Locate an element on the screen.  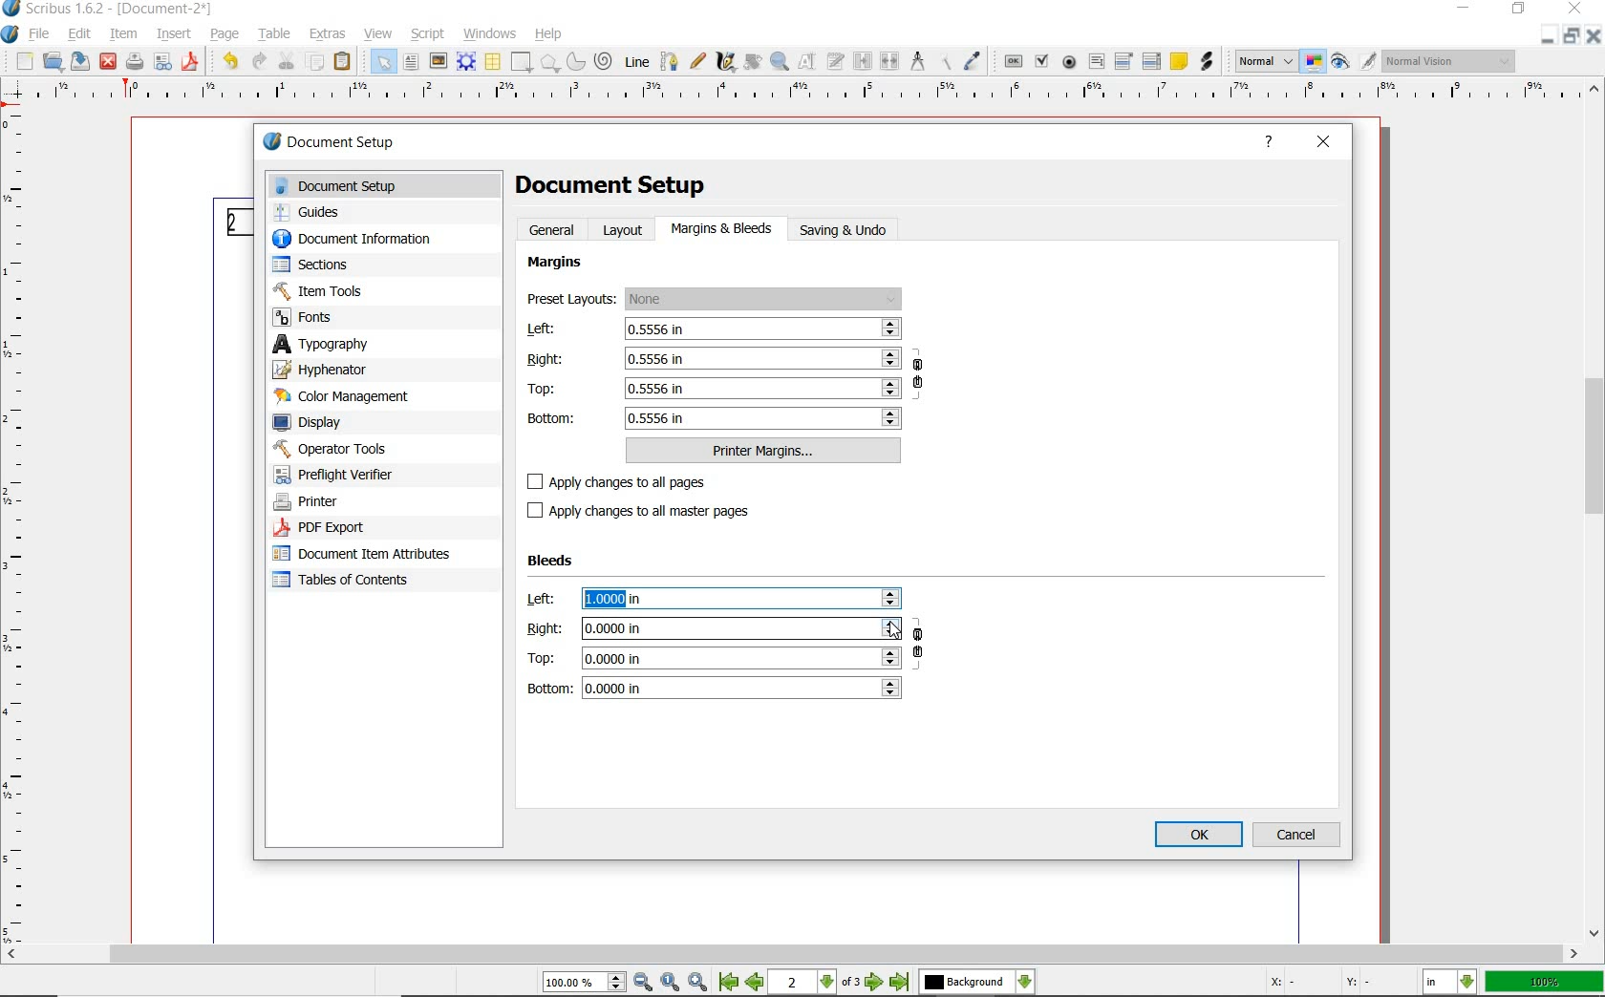
left: 1.0000 in is located at coordinates (714, 599).